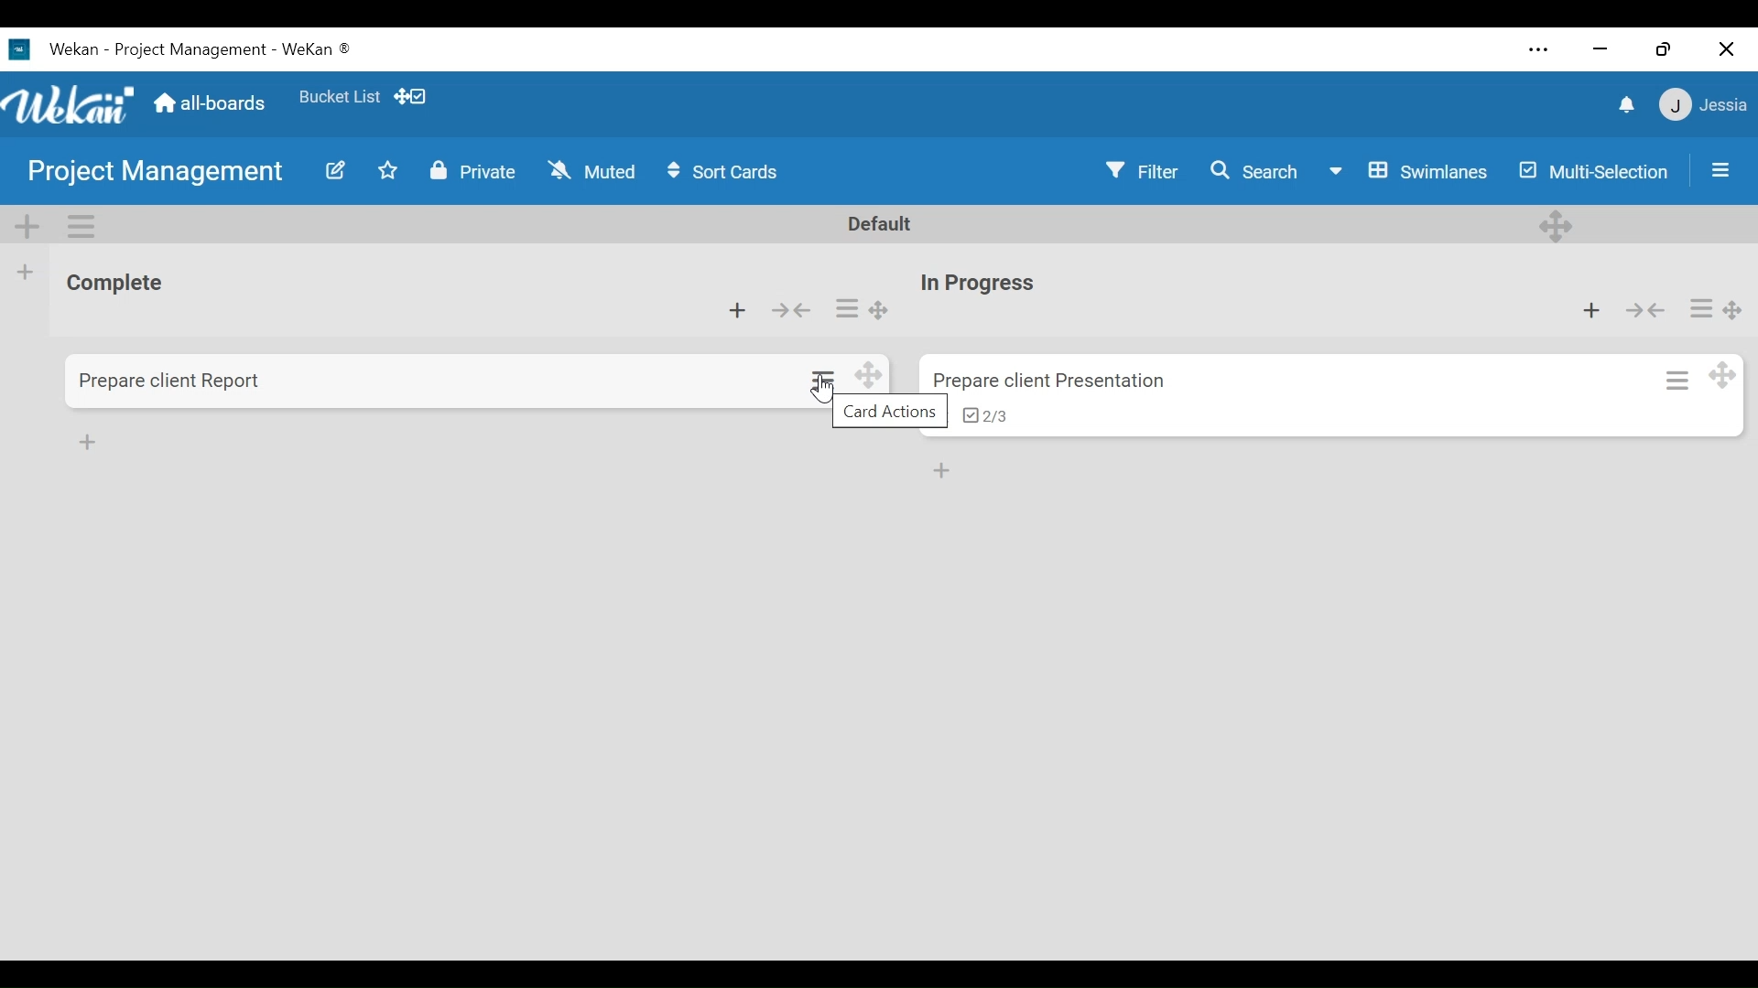 The width and height of the screenshot is (1758, 988). What do you see at coordinates (722, 171) in the screenshot?
I see `Sort Cards` at bounding box center [722, 171].